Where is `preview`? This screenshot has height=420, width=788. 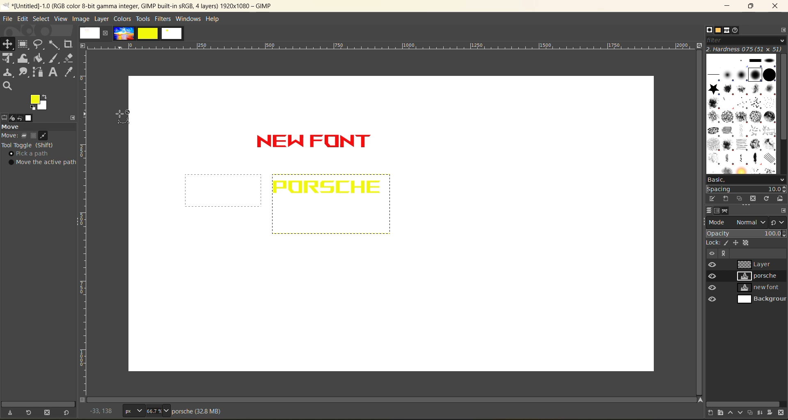
preview is located at coordinates (712, 284).